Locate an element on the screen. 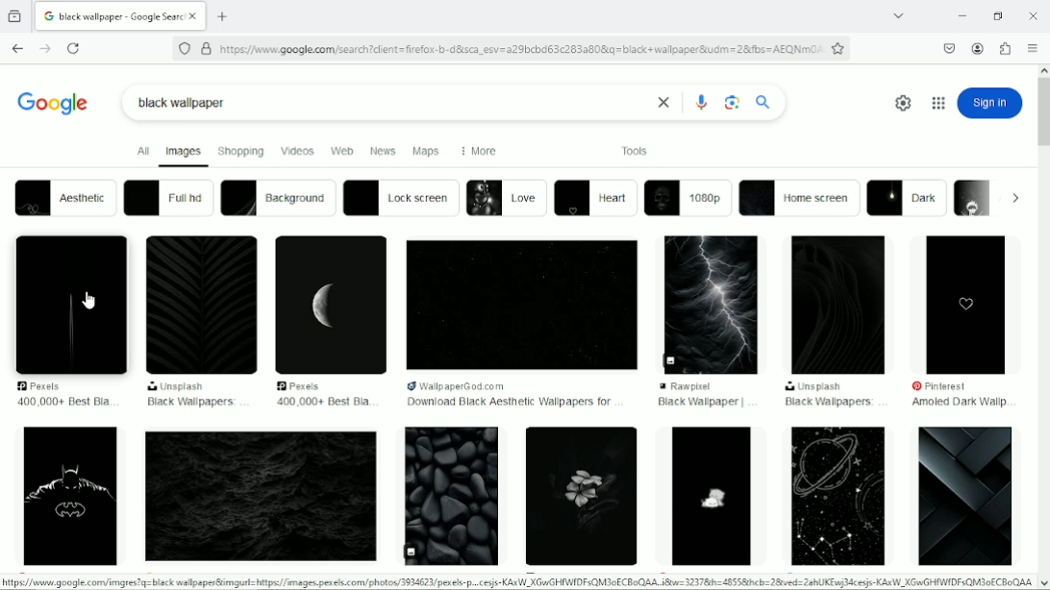 The image size is (1050, 590). save to pocket is located at coordinates (948, 47).